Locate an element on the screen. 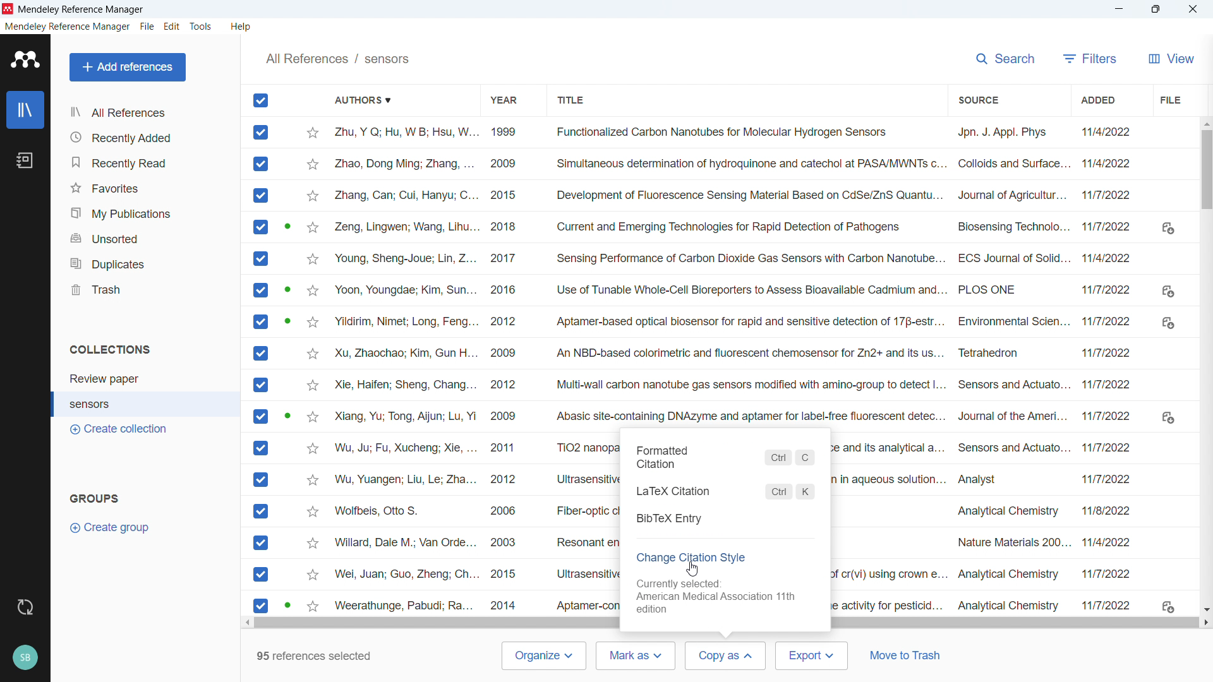 This screenshot has width=1213, height=682. Year of publication of individual entries  is located at coordinates (503, 368).